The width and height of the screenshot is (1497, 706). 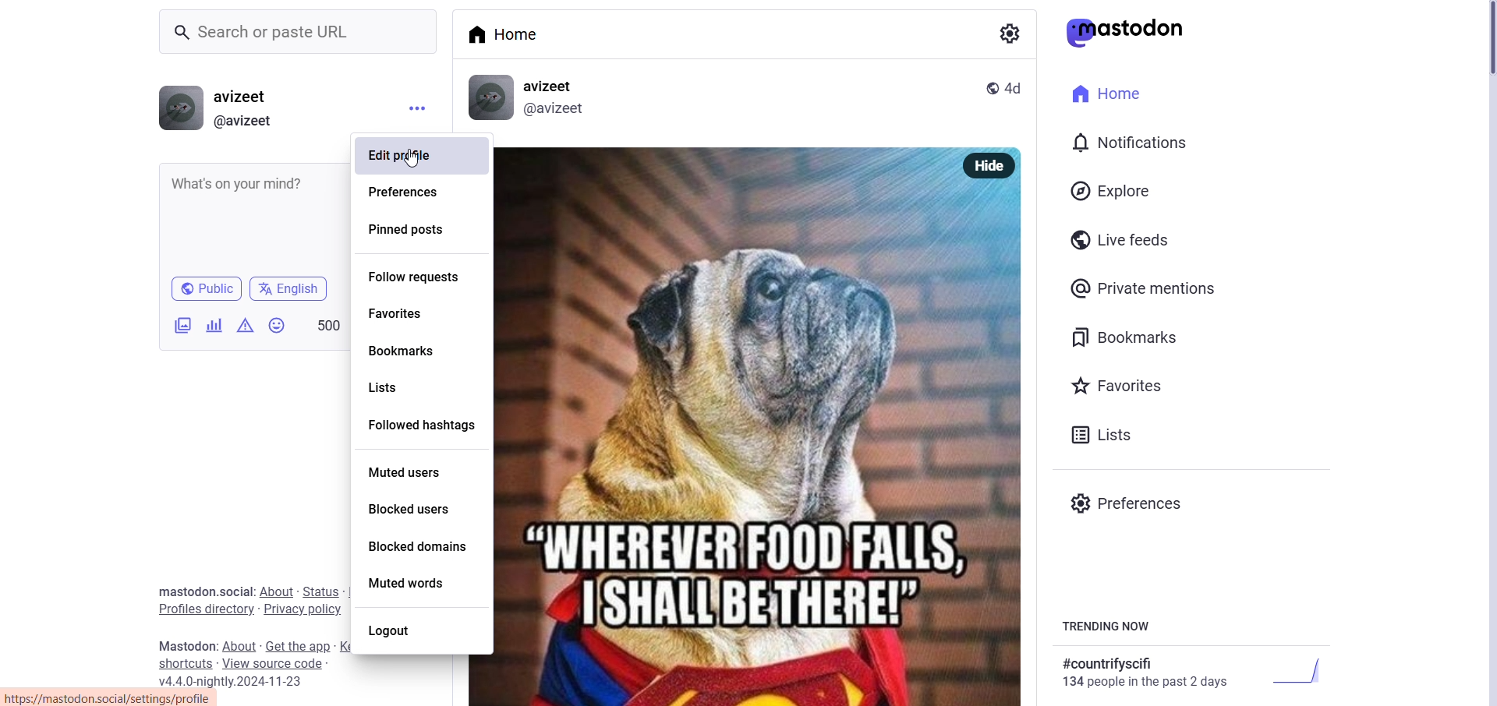 I want to click on status, so click(x=318, y=590).